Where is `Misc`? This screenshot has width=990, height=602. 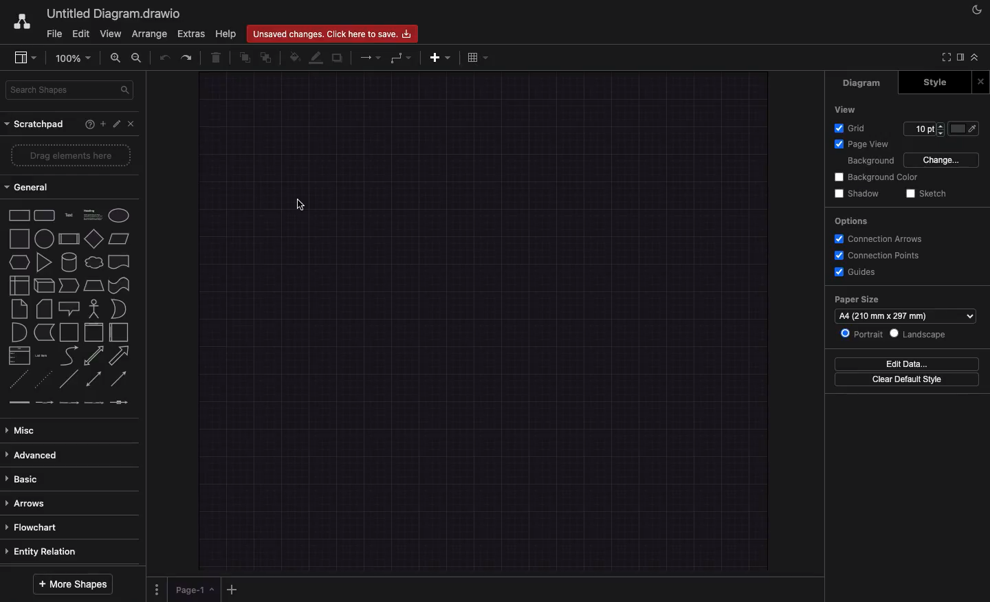
Misc is located at coordinates (25, 432).